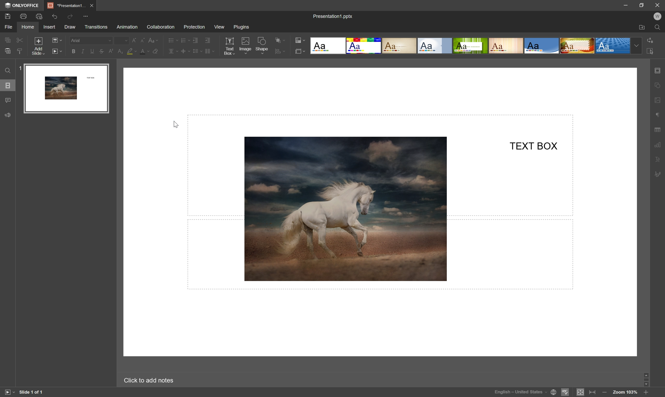  I want to click on replace, so click(651, 40).